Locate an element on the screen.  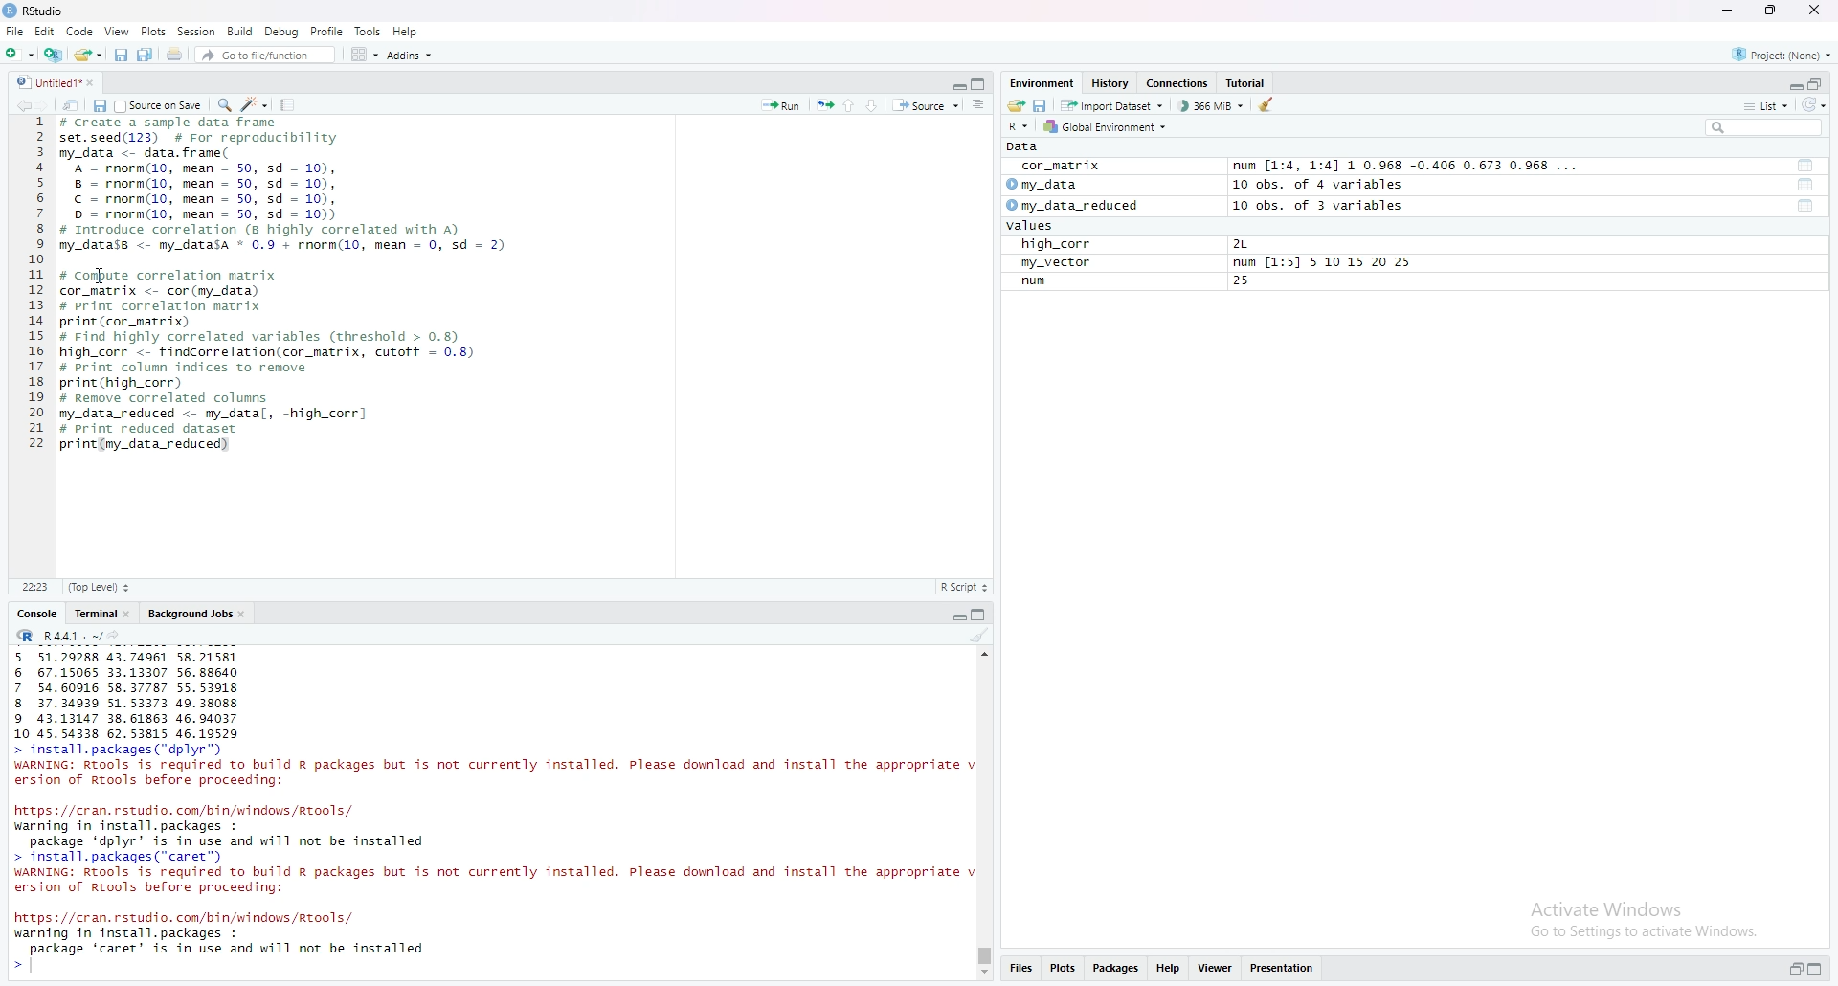
reload is located at coordinates (1813, 105).